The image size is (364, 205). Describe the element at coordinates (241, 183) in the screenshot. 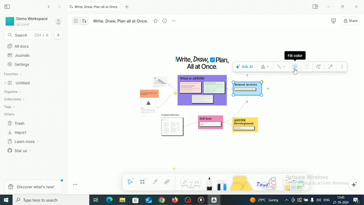

I see `Shape` at that location.